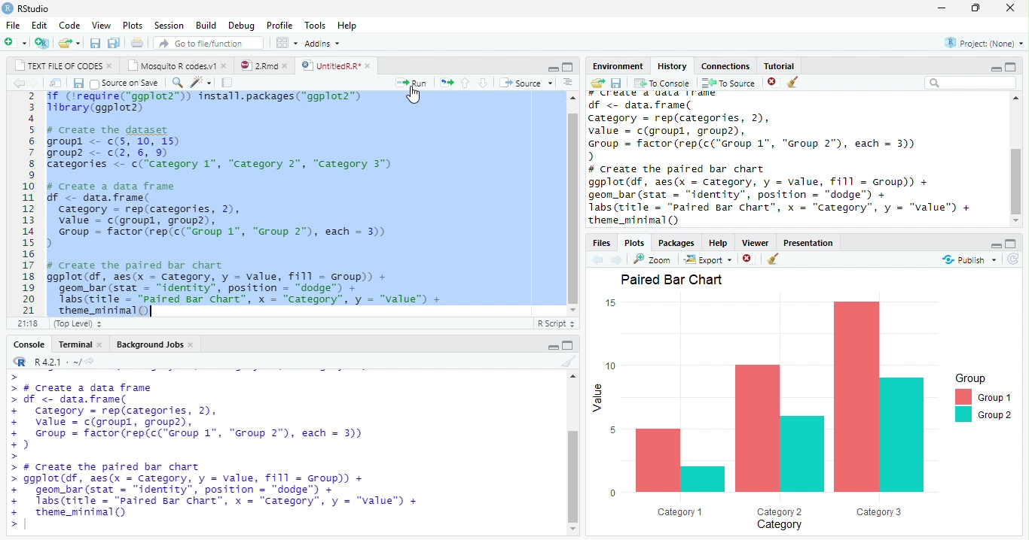  Describe the element at coordinates (59, 66) in the screenshot. I see `text file of codes` at that location.